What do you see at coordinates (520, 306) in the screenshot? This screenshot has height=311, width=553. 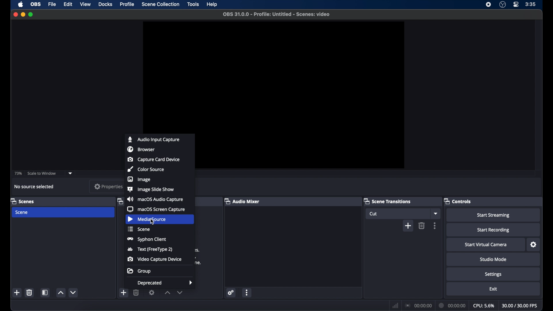 I see `fps` at bounding box center [520, 306].